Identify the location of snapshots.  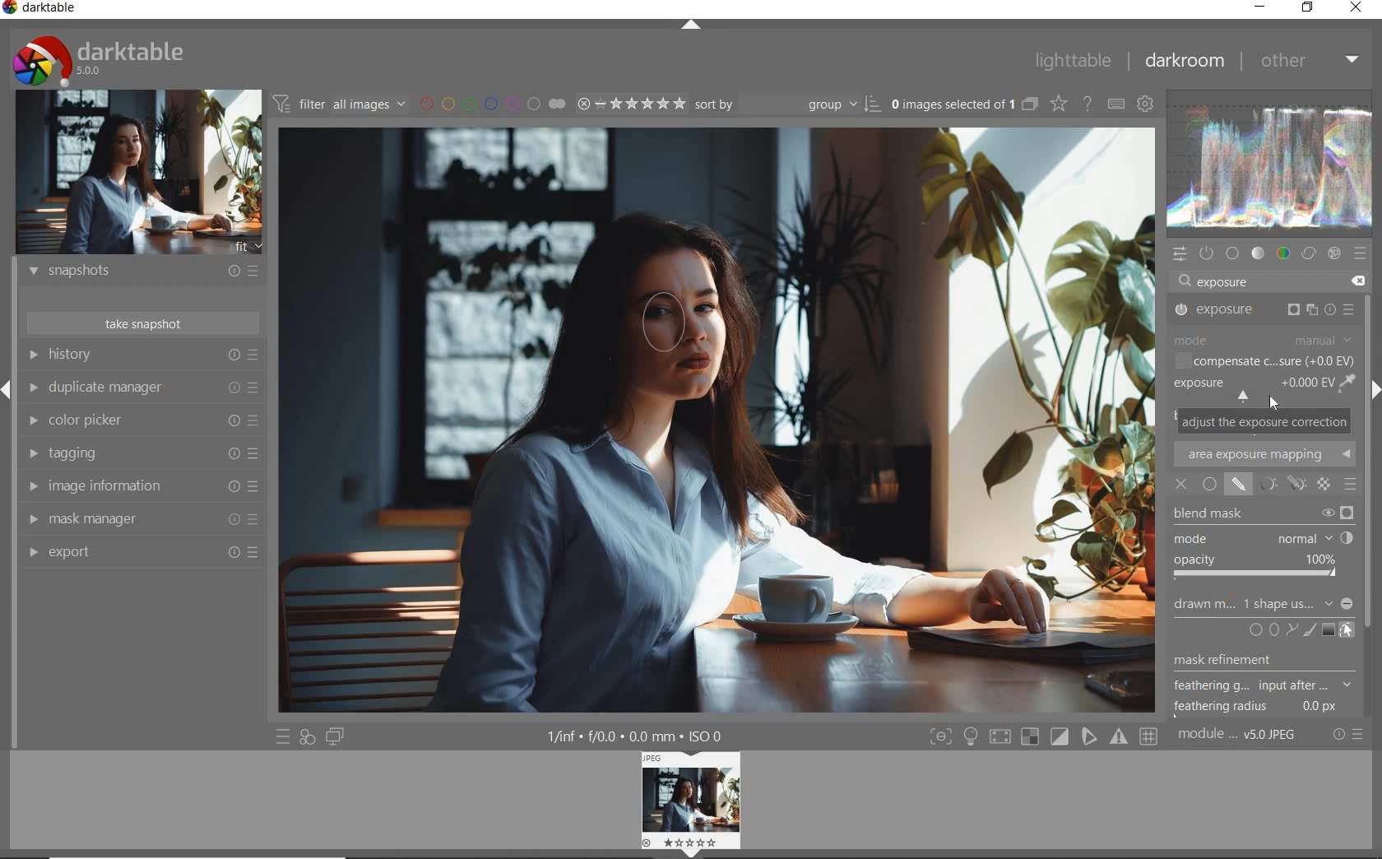
(146, 272).